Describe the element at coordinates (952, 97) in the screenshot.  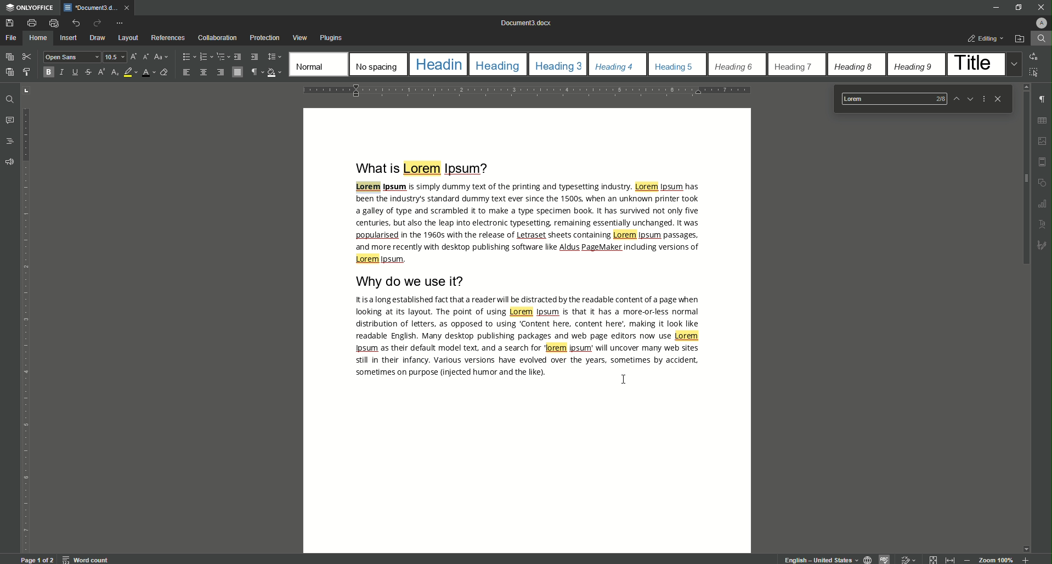
I see `Up` at that location.